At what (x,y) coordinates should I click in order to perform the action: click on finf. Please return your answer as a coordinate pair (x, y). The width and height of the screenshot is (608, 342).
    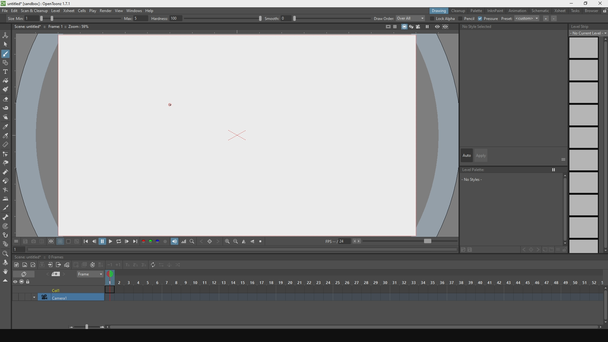
    Looking at the image, I should click on (193, 242).